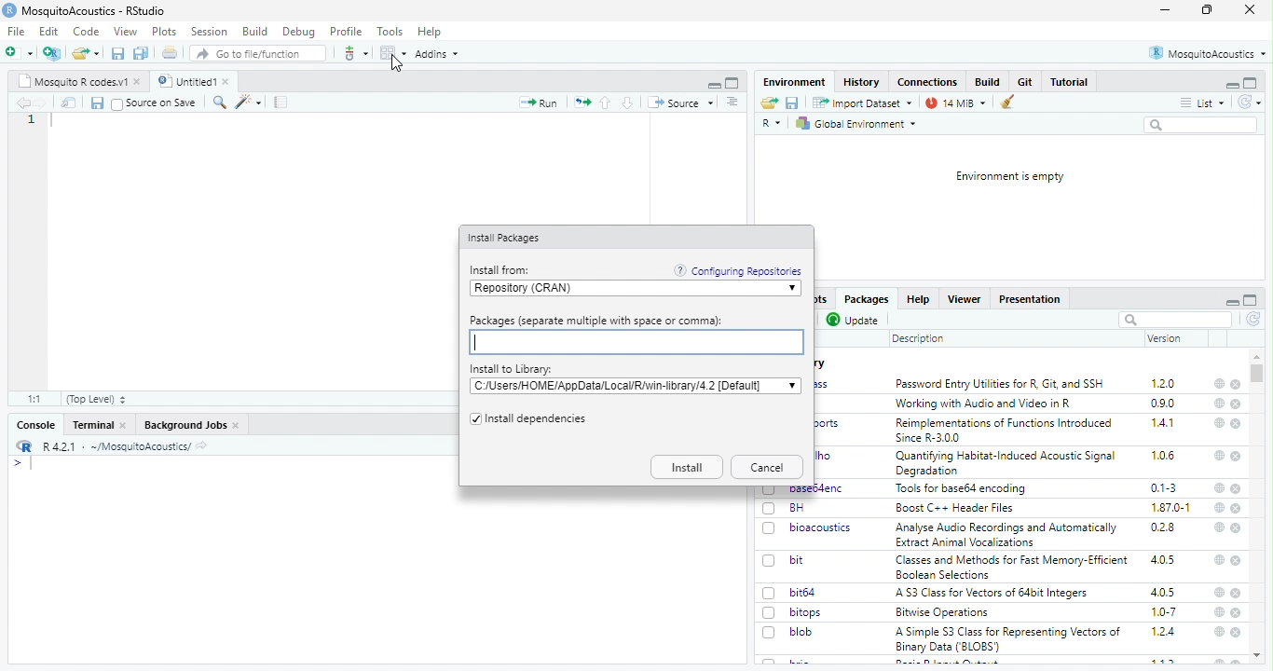 Image resolution: width=1273 pixels, height=671 pixels. I want to click on Addins , so click(436, 54).